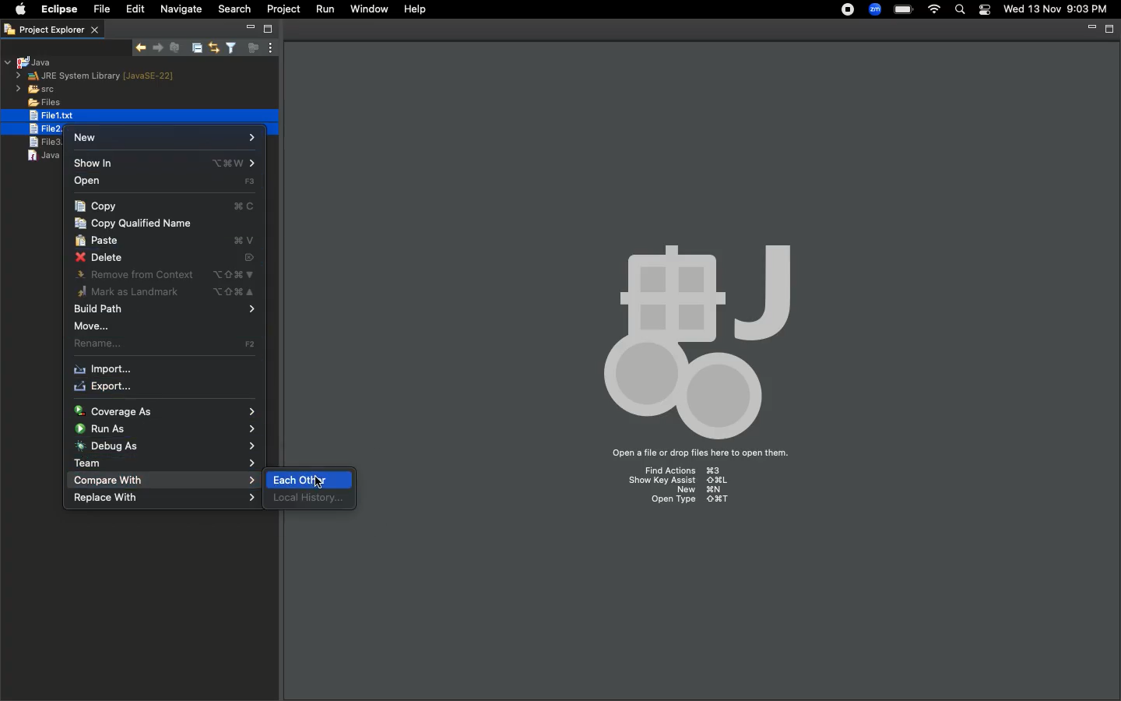  What do you see at coordinates (698, 454) in the screenshot?
I see `Open a file or drop files here` at bounding box center [698, 454].